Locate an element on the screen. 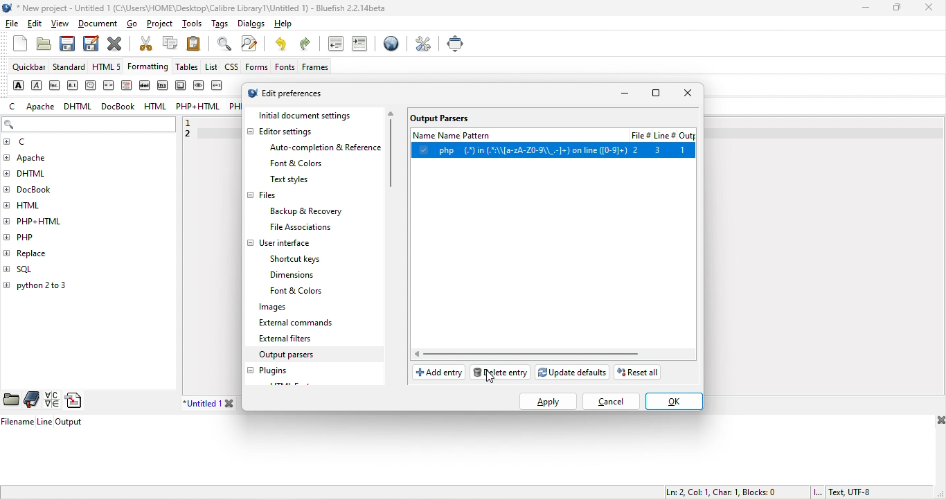 The width and height of the screenshot is (946, 500). html 5 is located at coordinates (109, 68).